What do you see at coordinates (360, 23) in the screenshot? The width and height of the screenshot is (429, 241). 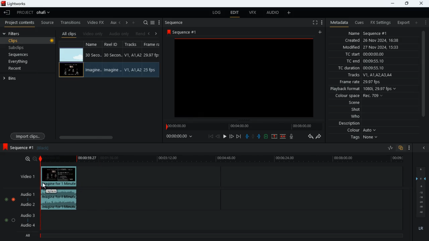 I see `cues` at bounding box center [360, 23].